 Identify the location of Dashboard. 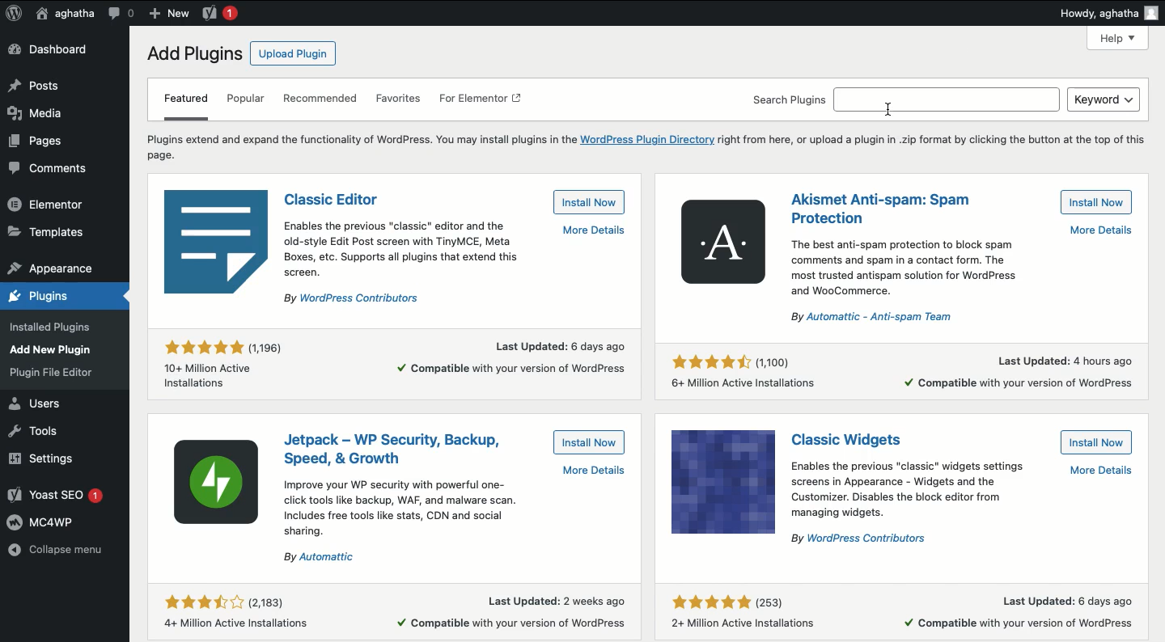
(49, 50).